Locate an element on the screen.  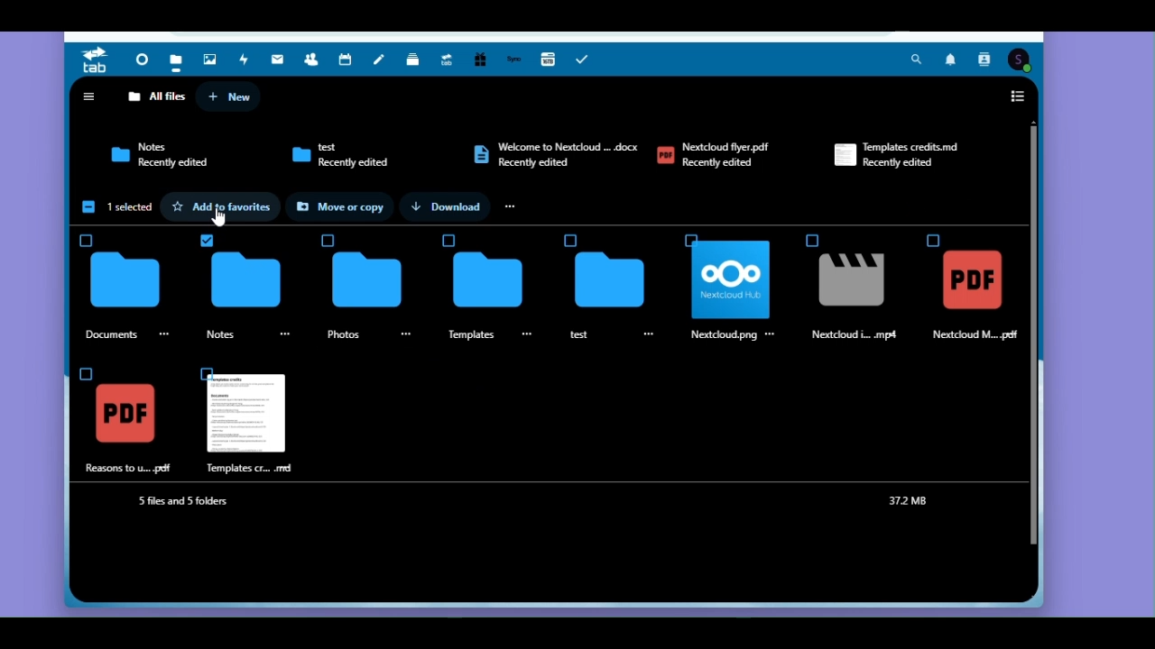
Deck is located at coordinates (411, 59).